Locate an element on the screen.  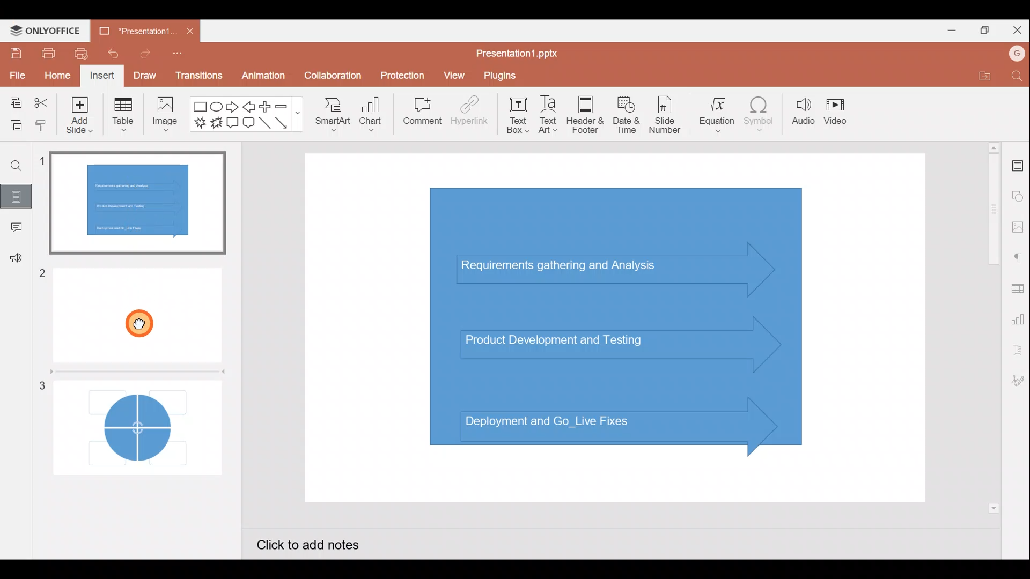
Save is located at coordinates (14, 54).